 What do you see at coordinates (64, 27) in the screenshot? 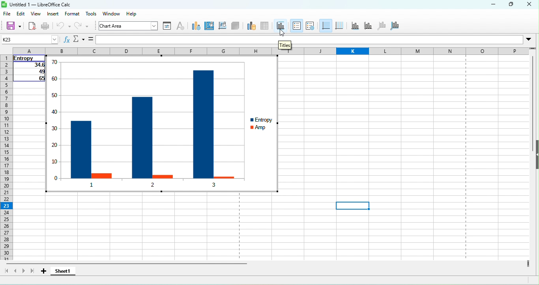
I see `undo` at bounding box center [64, 27].